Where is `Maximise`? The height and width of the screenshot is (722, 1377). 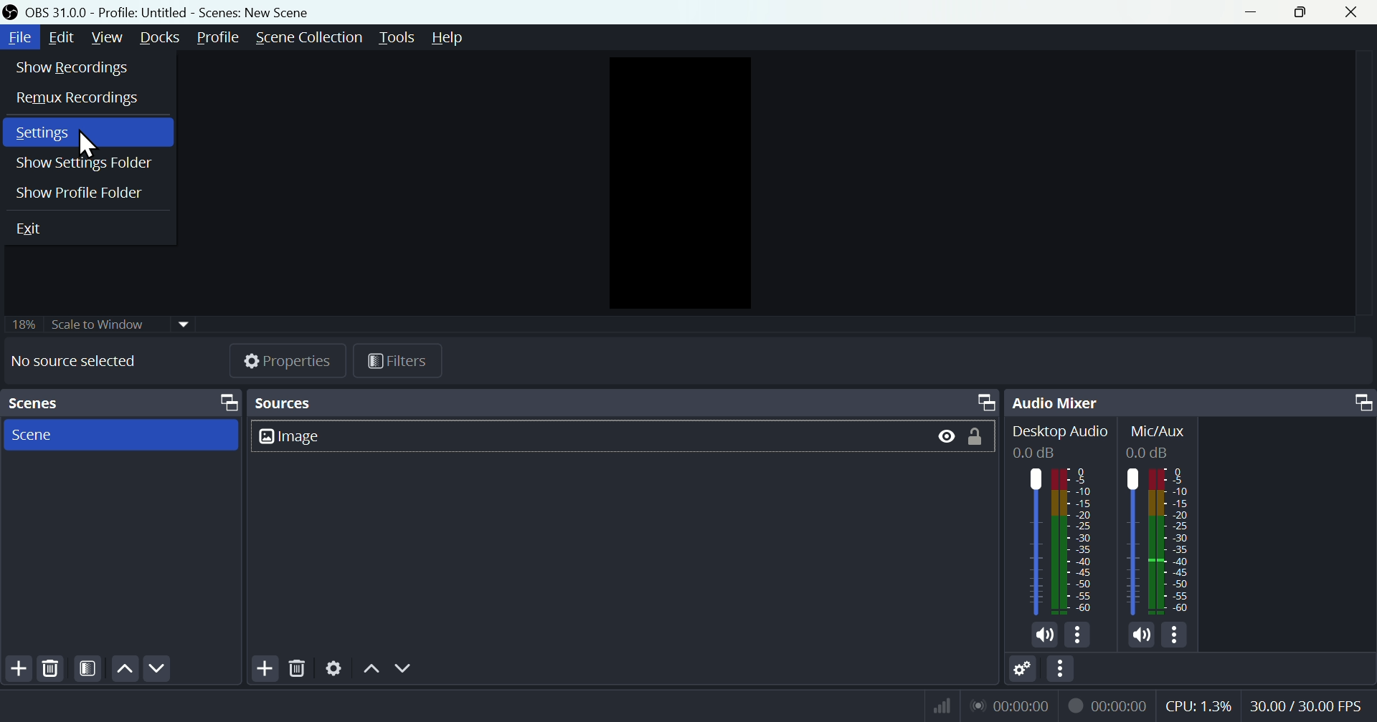 Maximise is located at coordinates (1306, 12).